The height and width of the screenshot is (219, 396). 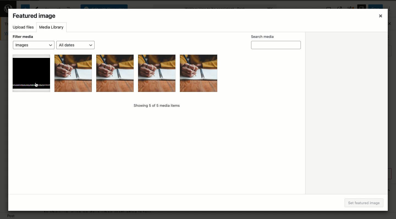 I want to click on Post, so click(x=12, y=216).